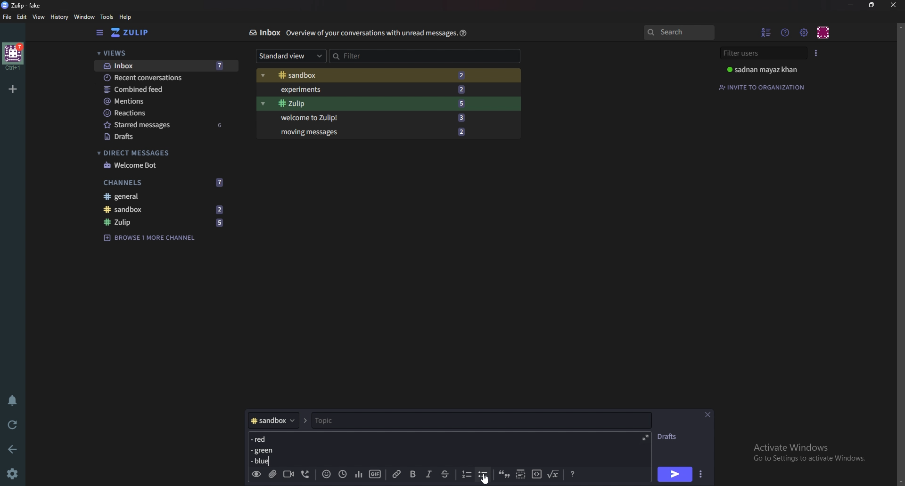 The height and width of the screenshot is (486, 905). Describe the element at coordinates (166, 89) in the screenshot. I see `combined feed` at that location.